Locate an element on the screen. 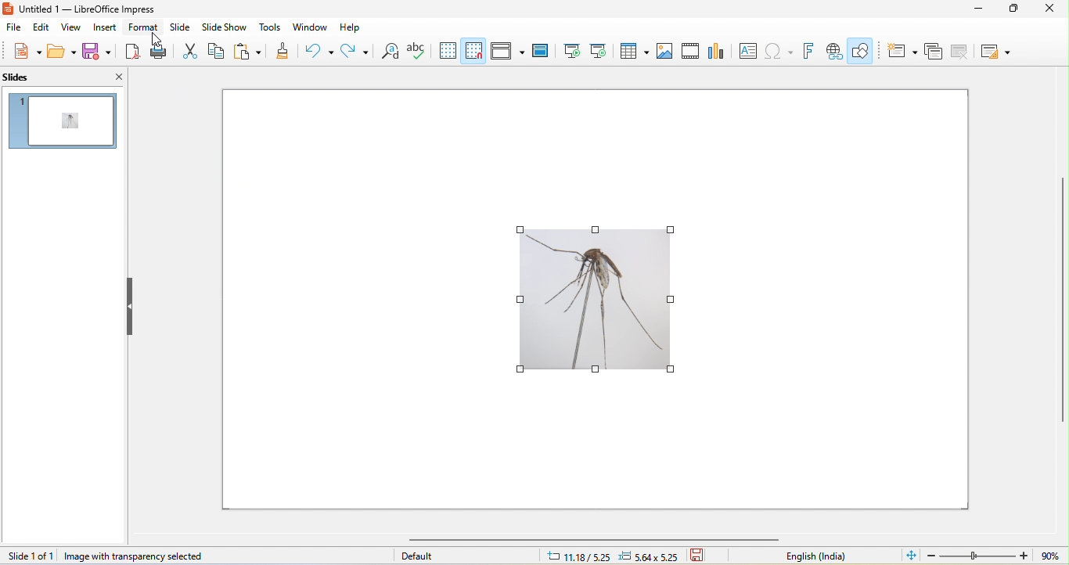 The width and height of the screenshot is (1069, 565). master slide is located at coordinates (540, 50).